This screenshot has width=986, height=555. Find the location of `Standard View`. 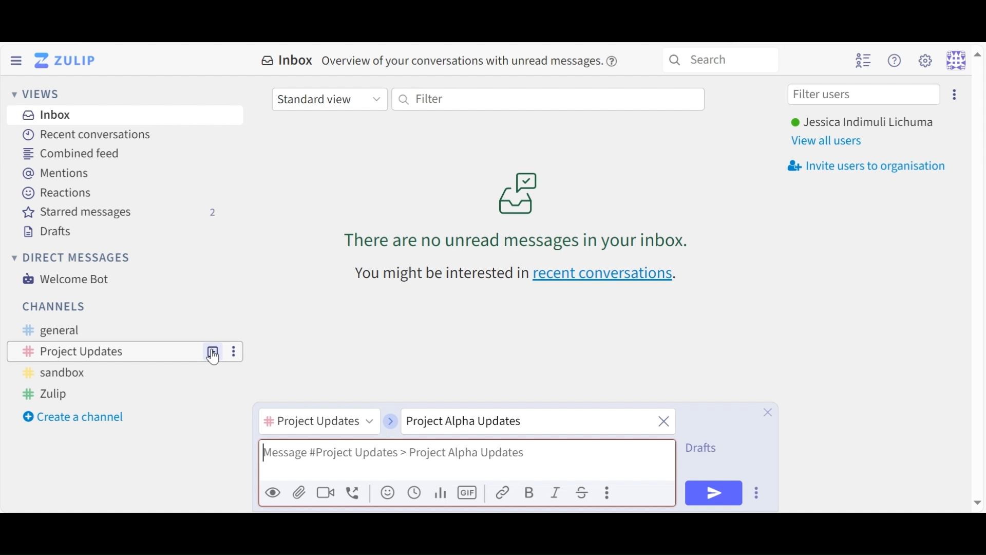

Standard View is located at coordinates (329, 100).